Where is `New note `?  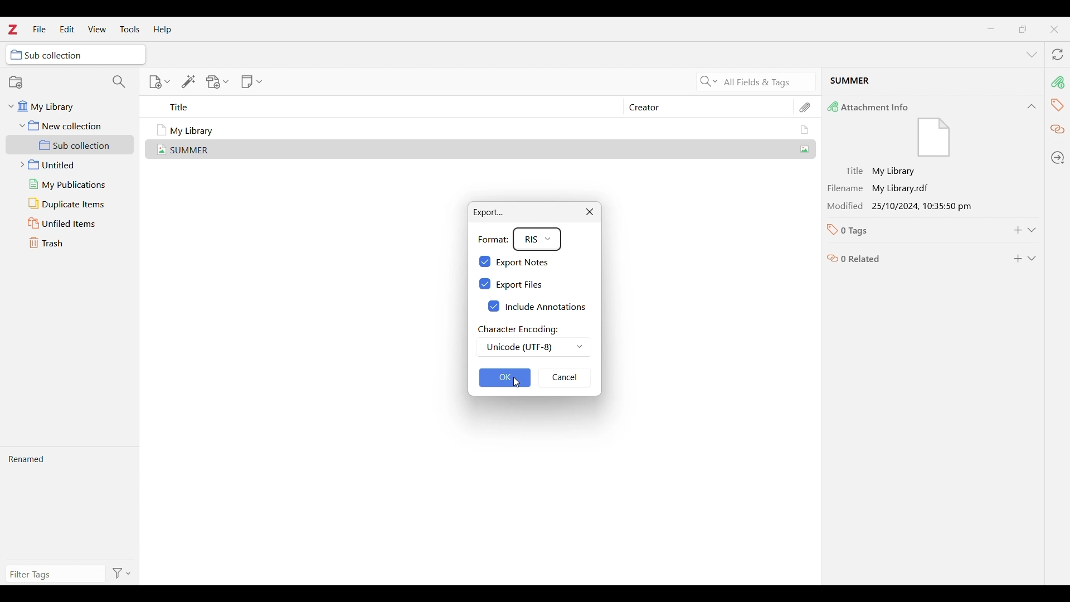 New note  is located at coordinates (251, 81).